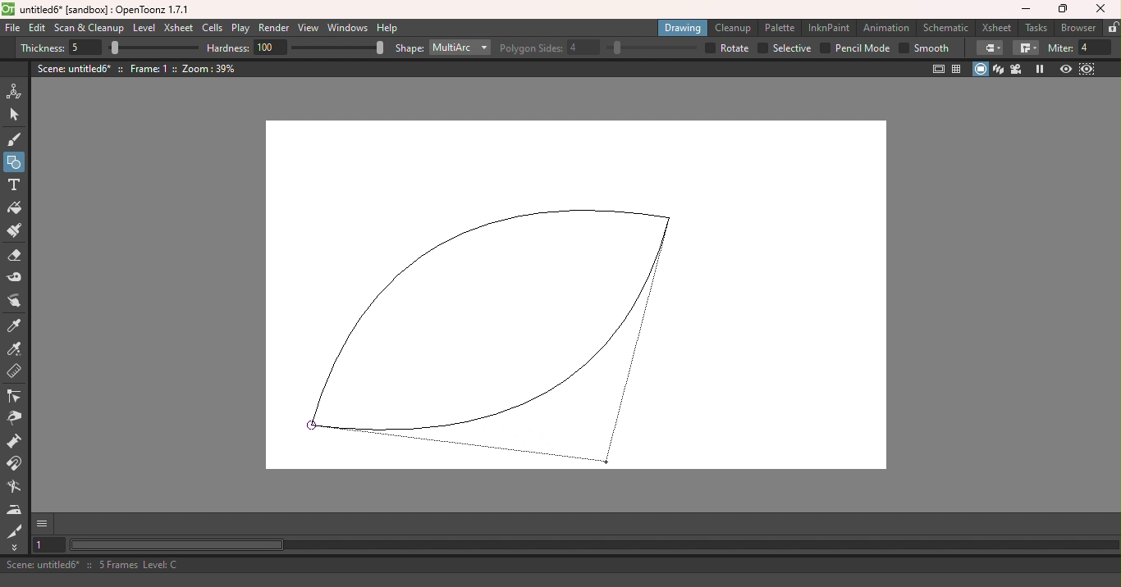  I want to click on Scene: untitled6* :: Frame: 1 :: Zoom: 39%, so click(137, 68).